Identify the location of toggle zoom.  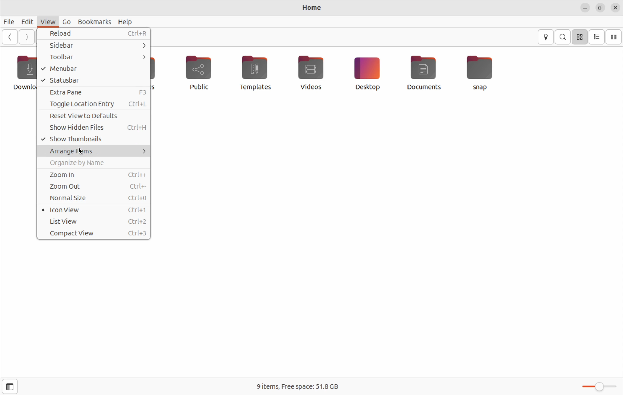
(596, 387).